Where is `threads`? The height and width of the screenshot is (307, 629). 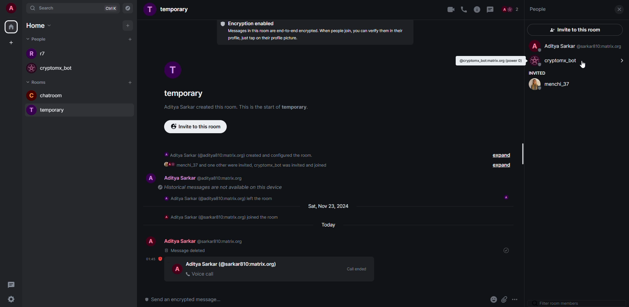
threads is located at coordinates (490, 10).